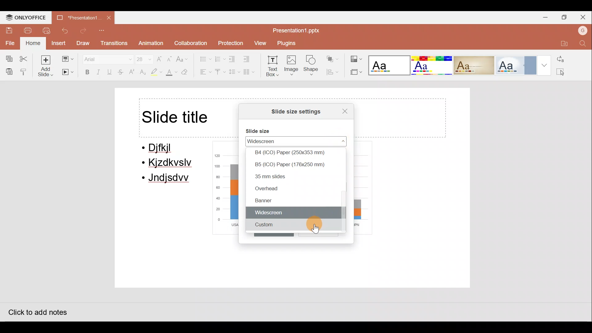  Describe the element at coordinates (478, 65) in the screenshot. I see `Theme 3` at that location.